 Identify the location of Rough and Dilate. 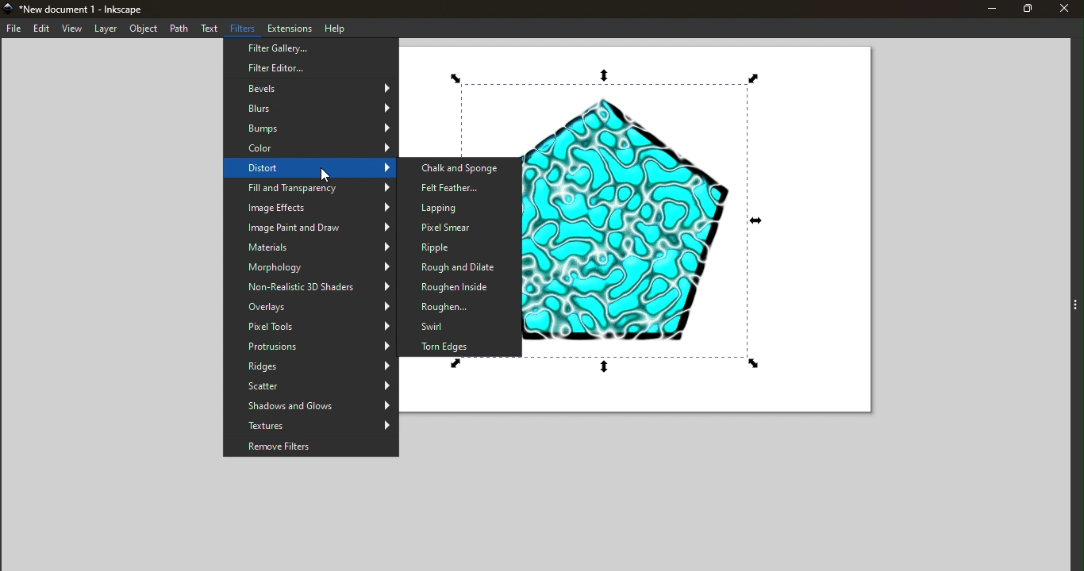
(460, 268).